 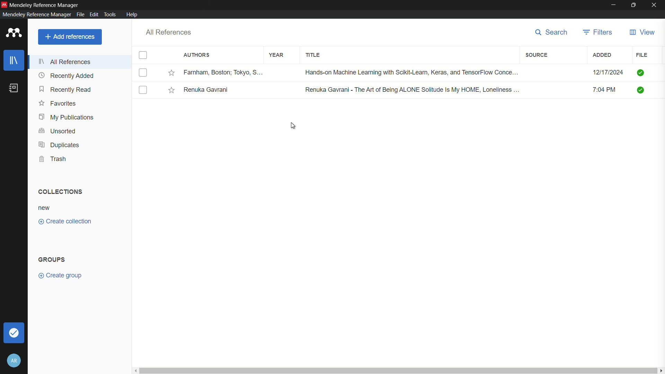 What do you see at coordinates (14, 88) in the screenshot?
I see `books` at bounding box center [14, 88].